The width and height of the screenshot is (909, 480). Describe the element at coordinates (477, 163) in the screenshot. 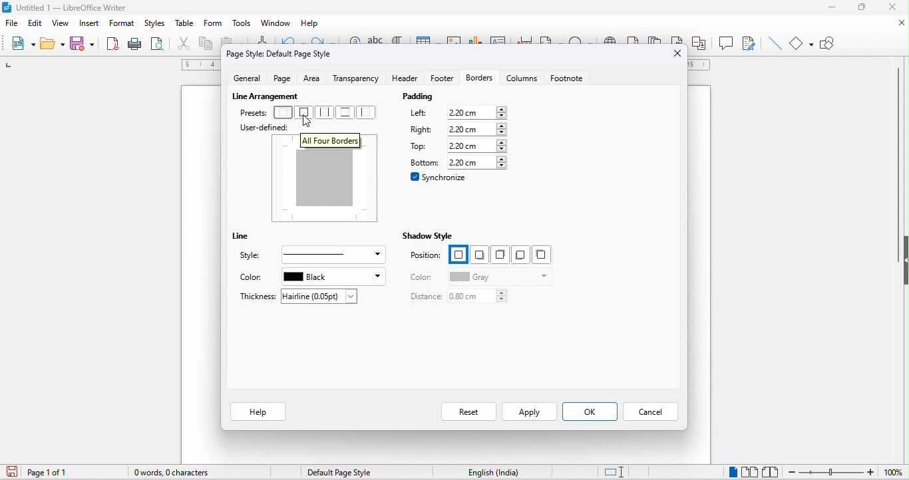

I see `2.20 cm` at that location.